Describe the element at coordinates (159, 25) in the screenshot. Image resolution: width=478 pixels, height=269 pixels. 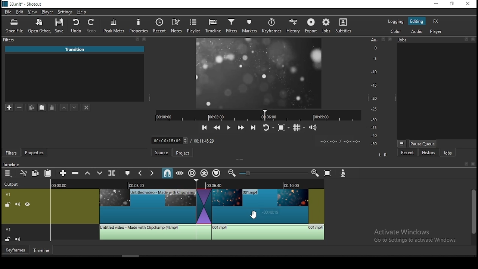
I see `split at playhead` at that location.